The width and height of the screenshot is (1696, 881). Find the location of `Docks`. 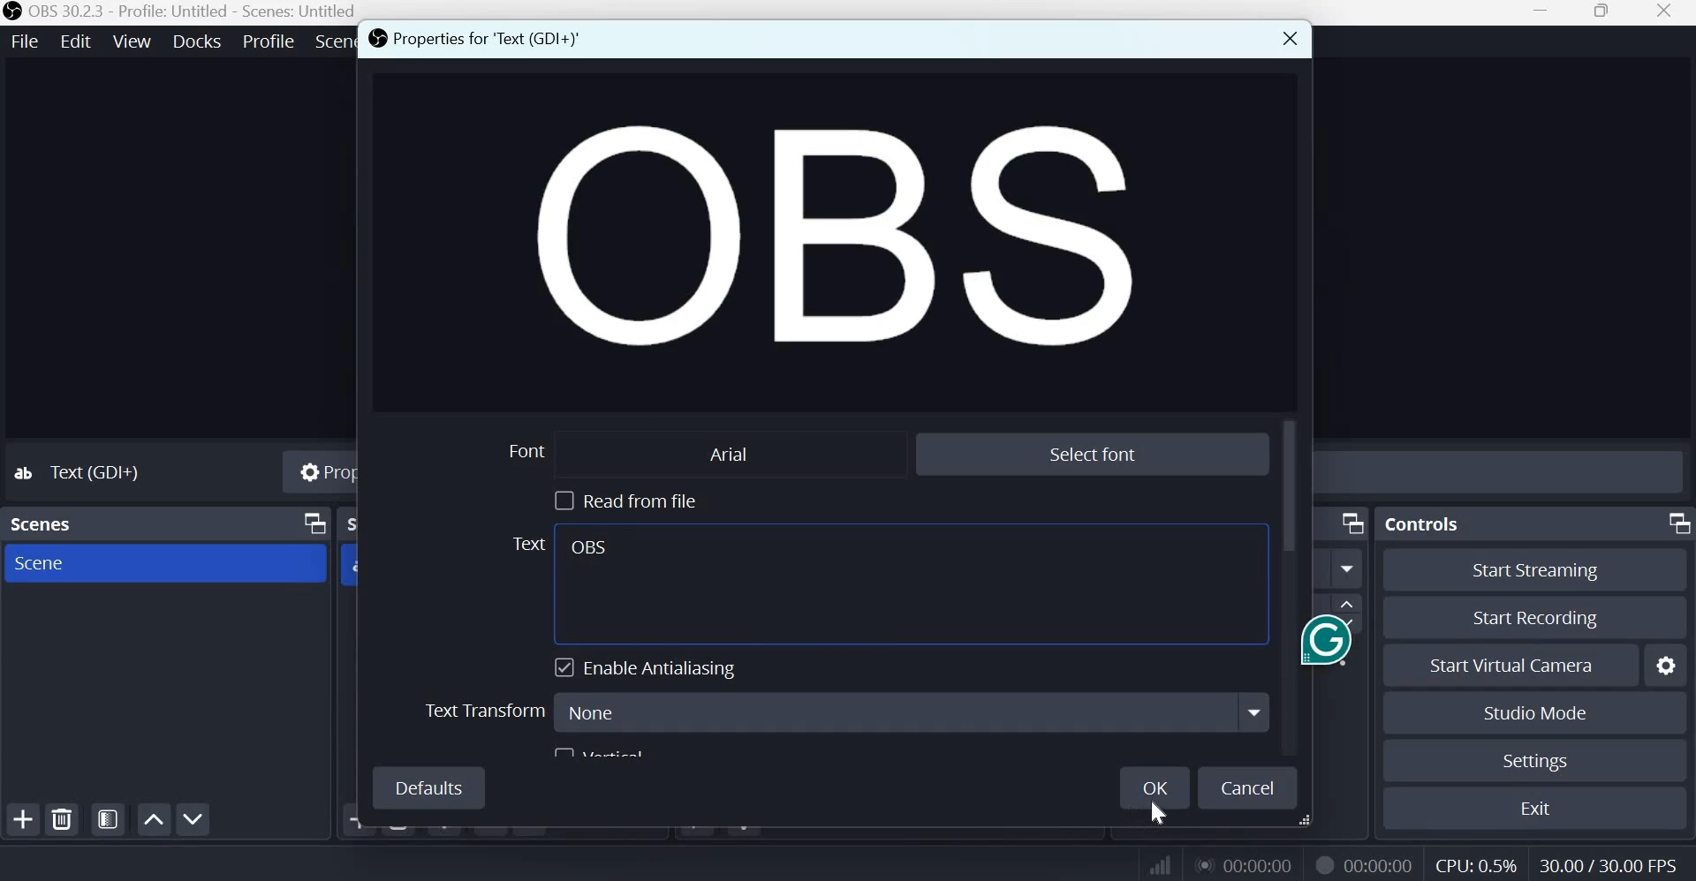

Docks is located at coordinates (197, 41).